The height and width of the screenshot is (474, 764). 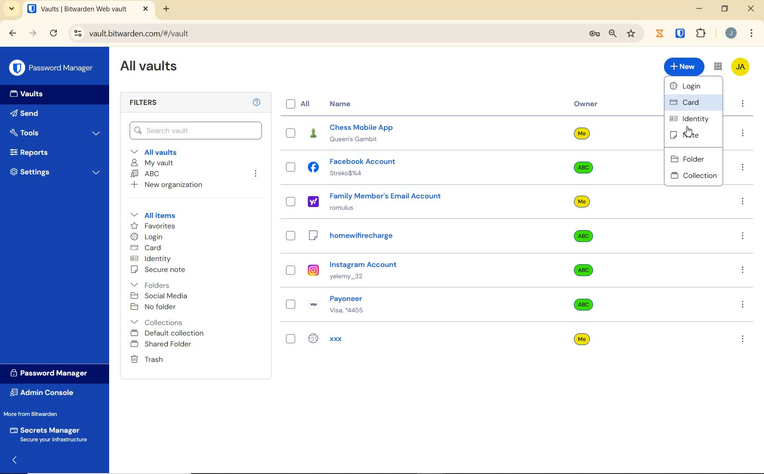 I want to click on Default collection, so click(x=170, y=334).